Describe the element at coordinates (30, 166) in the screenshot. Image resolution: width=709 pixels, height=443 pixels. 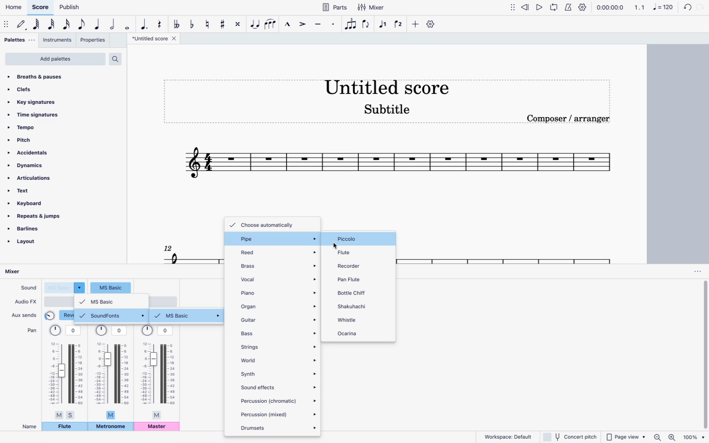
I see `dynamics` at that location.